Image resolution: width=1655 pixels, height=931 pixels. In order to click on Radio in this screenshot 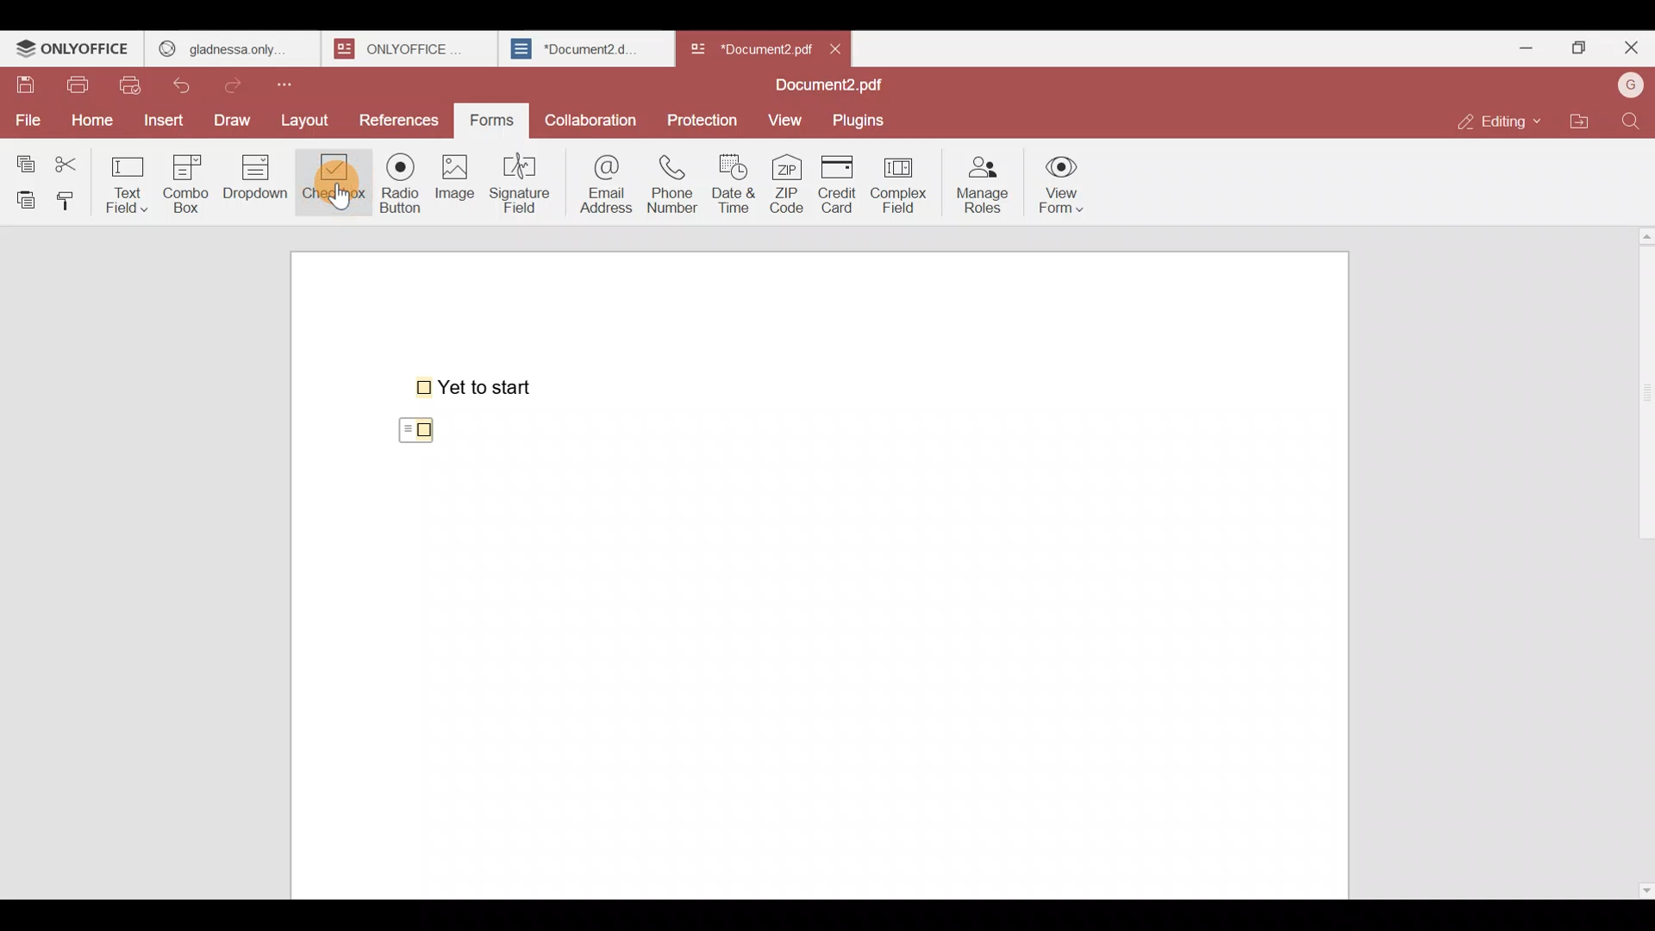, I will do `click(395, 187)`.